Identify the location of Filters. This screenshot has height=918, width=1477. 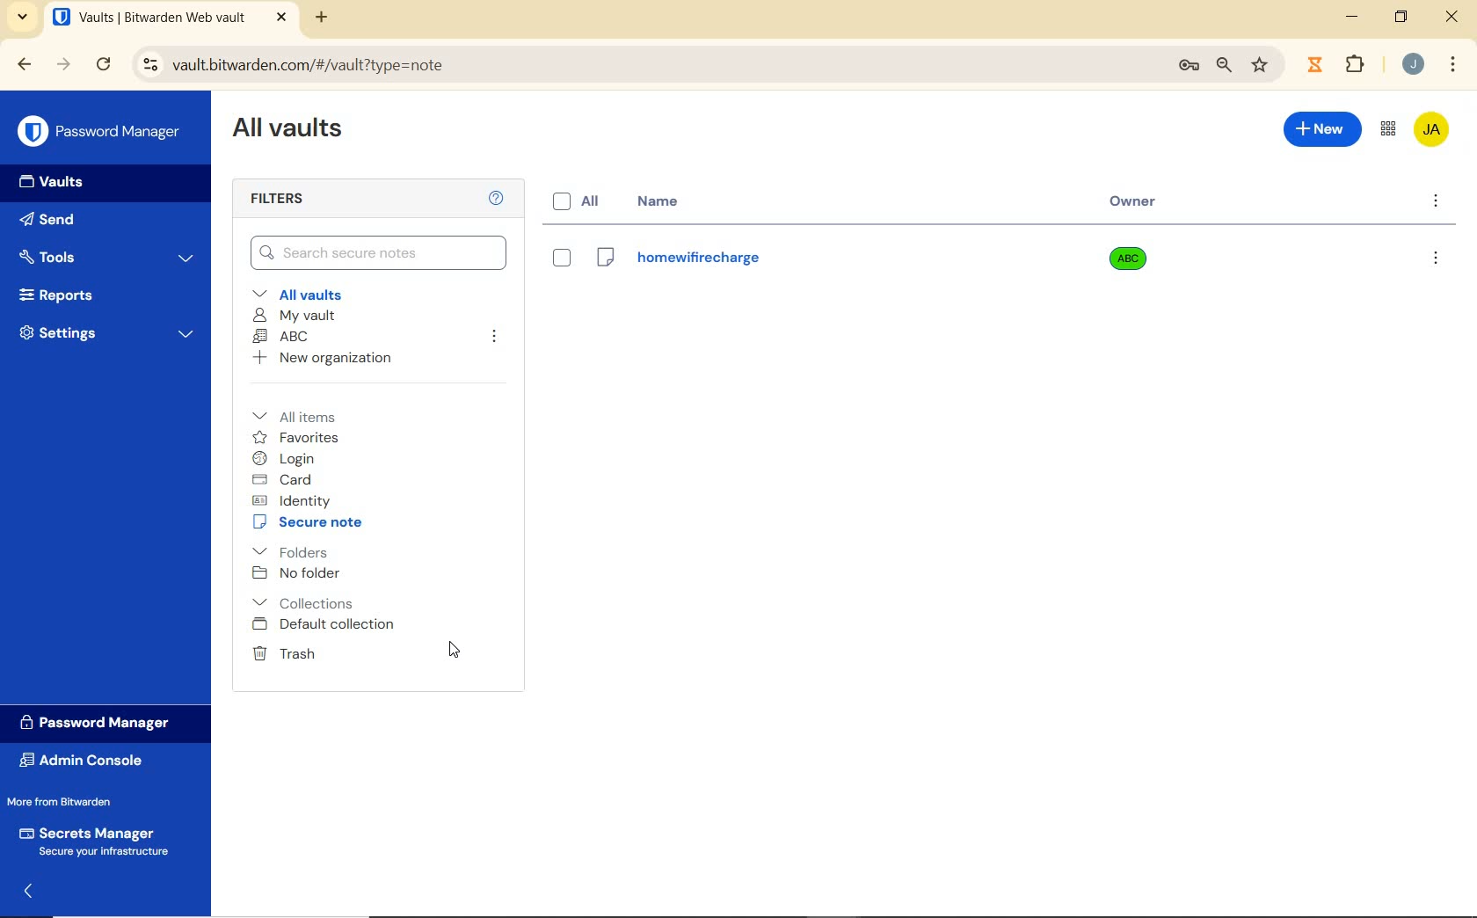
(297, 200).